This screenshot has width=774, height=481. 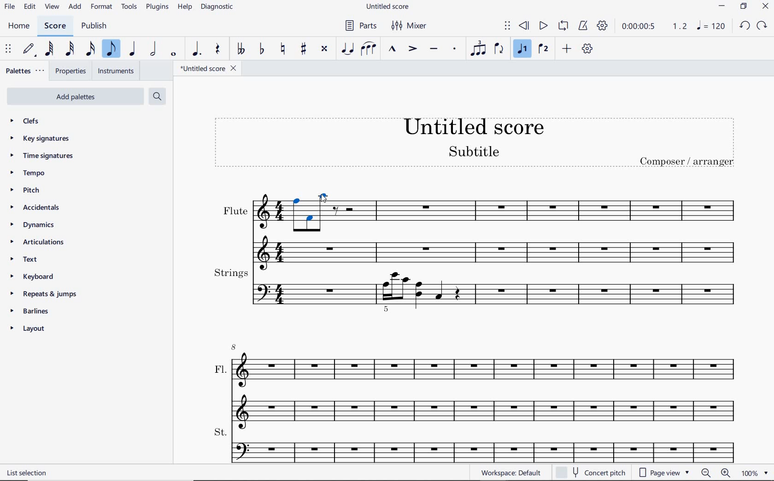 What do you see at coordinates (369, 49) in the screenshot?
I see `SLUR` at bounding box center [369, 49].